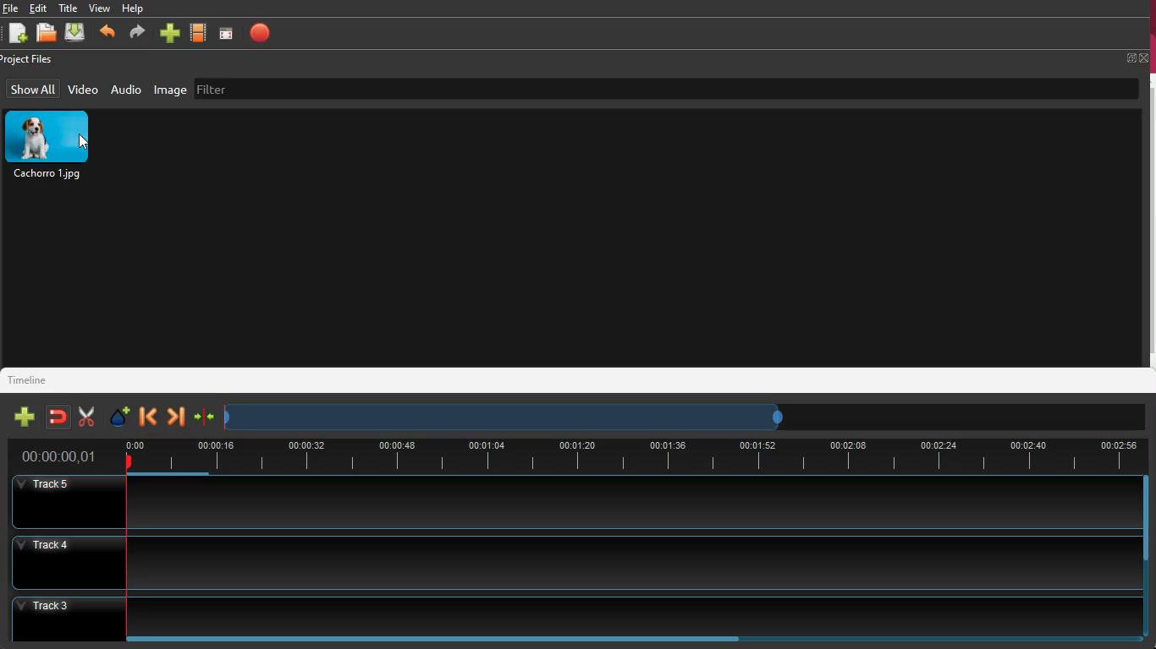 This screenshot has height=649, width=1156. I want to click on forward, so click(175, 417).